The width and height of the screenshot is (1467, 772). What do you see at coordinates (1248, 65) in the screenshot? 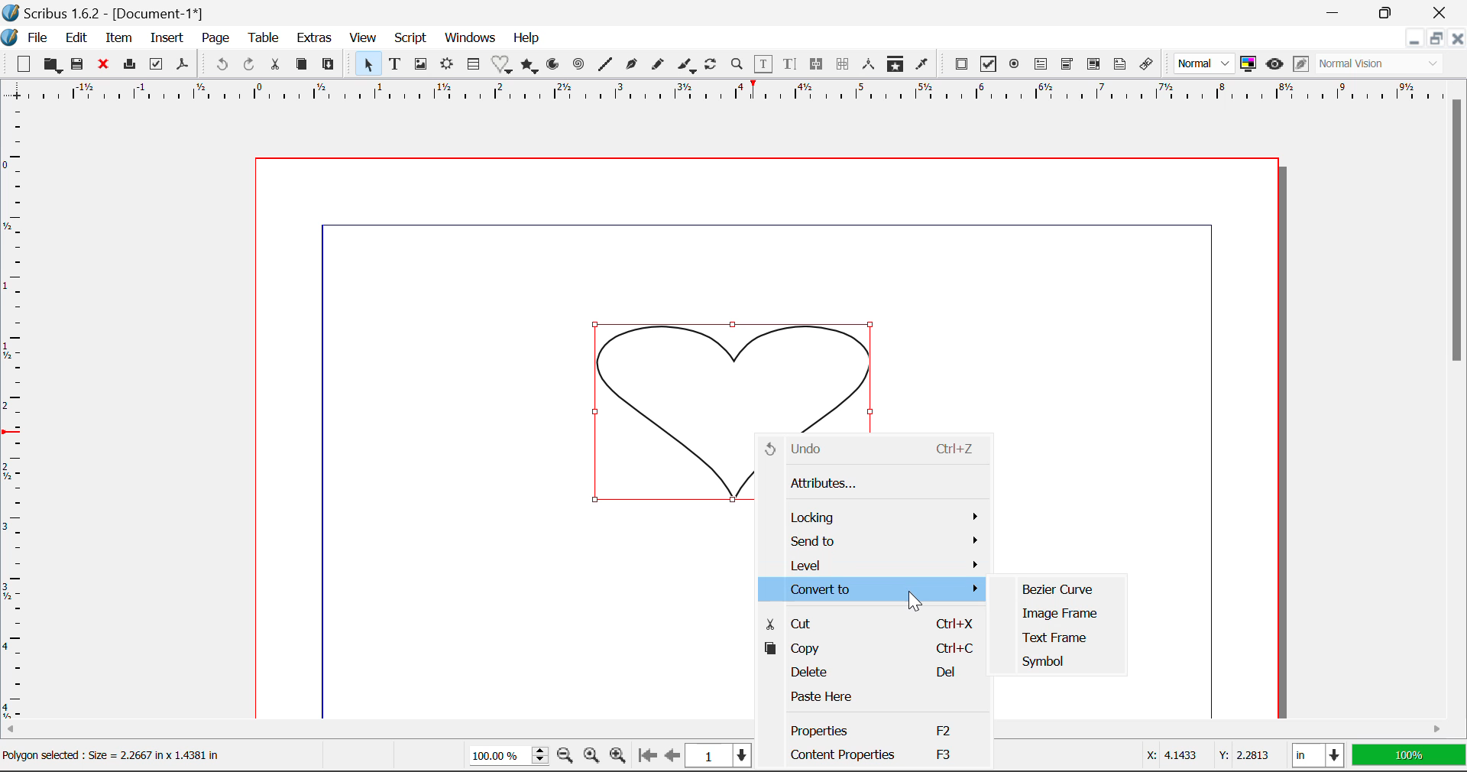
I see `Toggle color management system` at bounding box center [1248, 65].